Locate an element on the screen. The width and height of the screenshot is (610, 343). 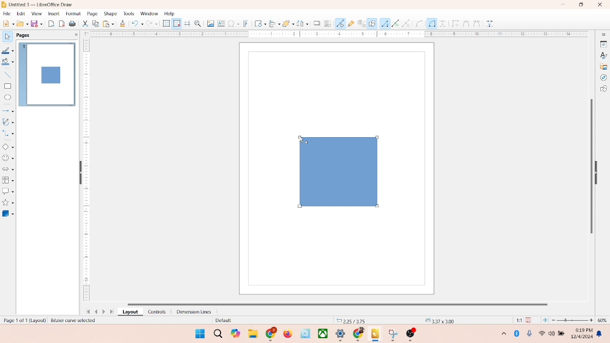
windows is located at coordinates (199, 333).